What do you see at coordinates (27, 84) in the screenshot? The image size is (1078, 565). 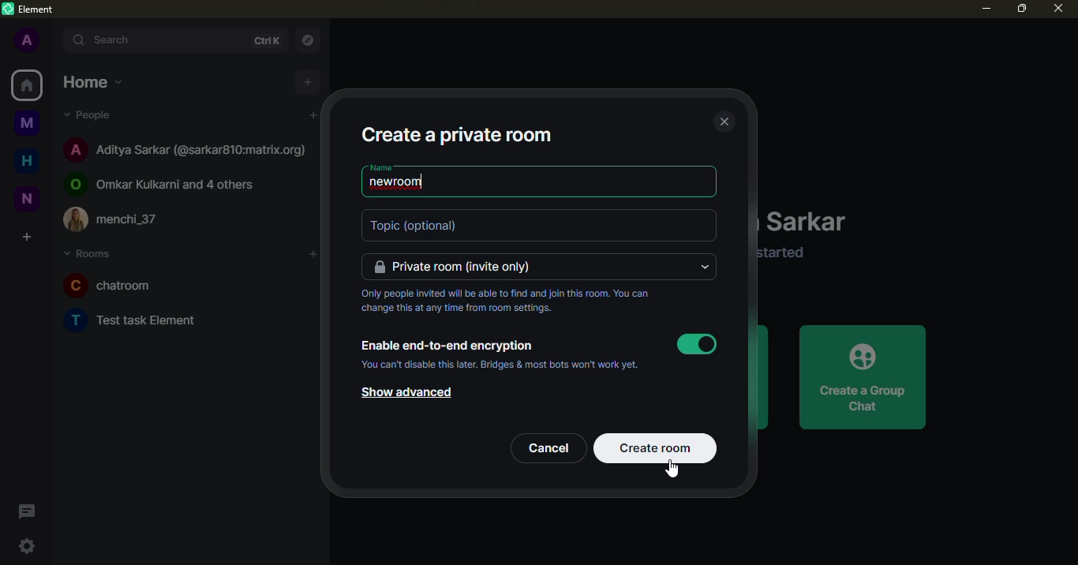 I see `home` at bounding box center [27, 84].